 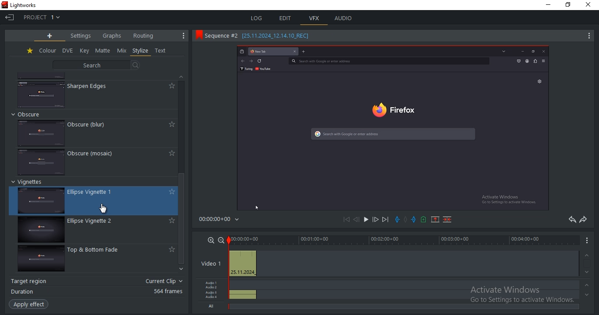 What do you see at coordinates (29, 52) in the screenshot?
I see `Favorites` at bounding box center [29, 52].